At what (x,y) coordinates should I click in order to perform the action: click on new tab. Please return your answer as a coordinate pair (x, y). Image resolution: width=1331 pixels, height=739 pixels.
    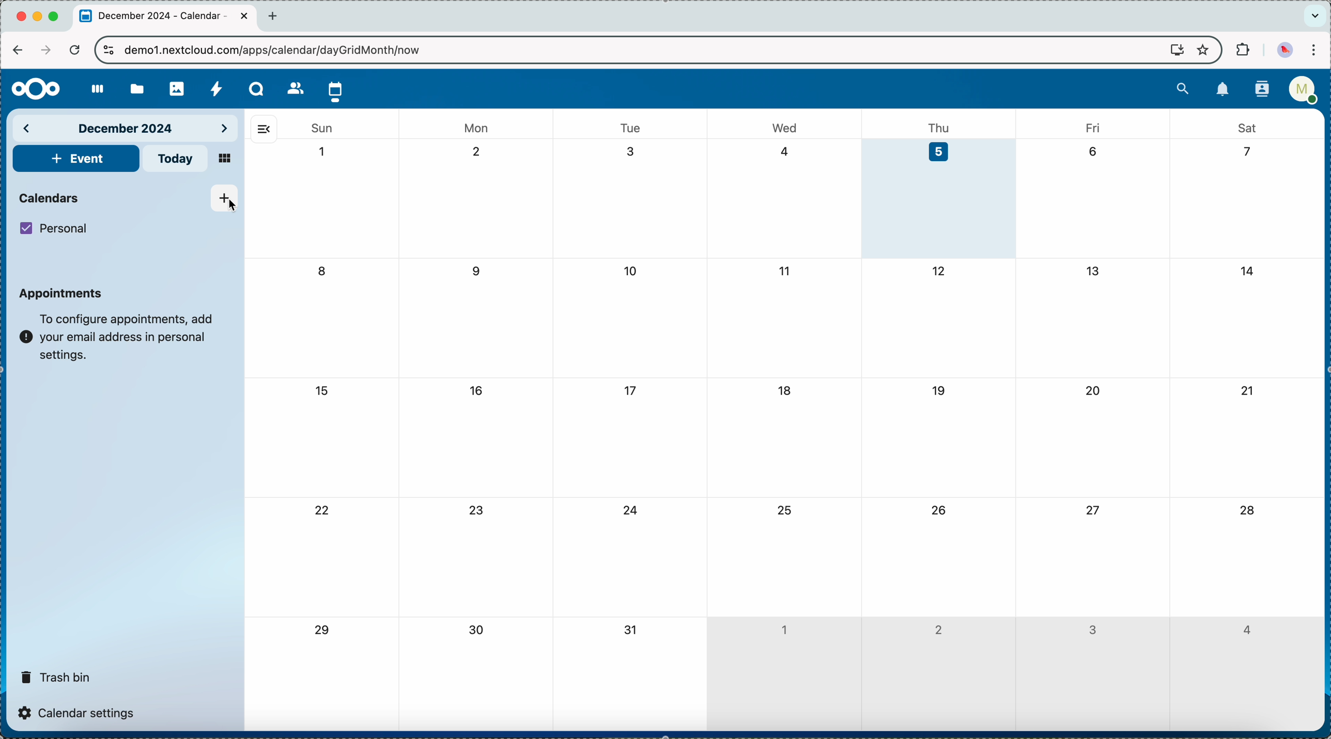
    Looking at the image, I should click on (276, 16).